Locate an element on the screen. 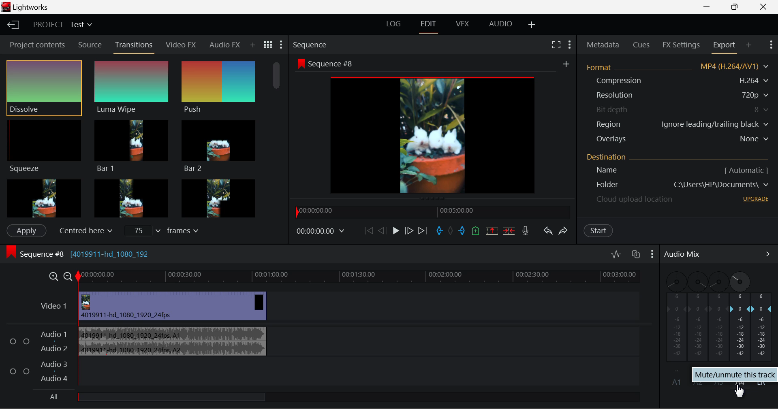  Box 3 is located at coordinates (219, 197).